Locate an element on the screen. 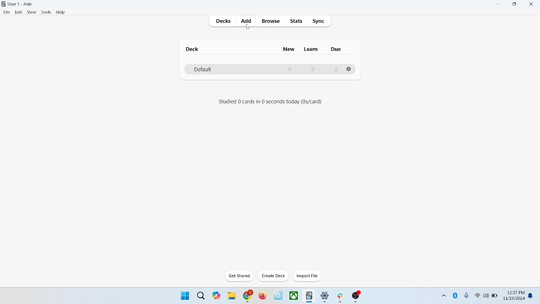 This screenshot has width=540, height=304. 12:37 PM is located at coordinates (515, 293).